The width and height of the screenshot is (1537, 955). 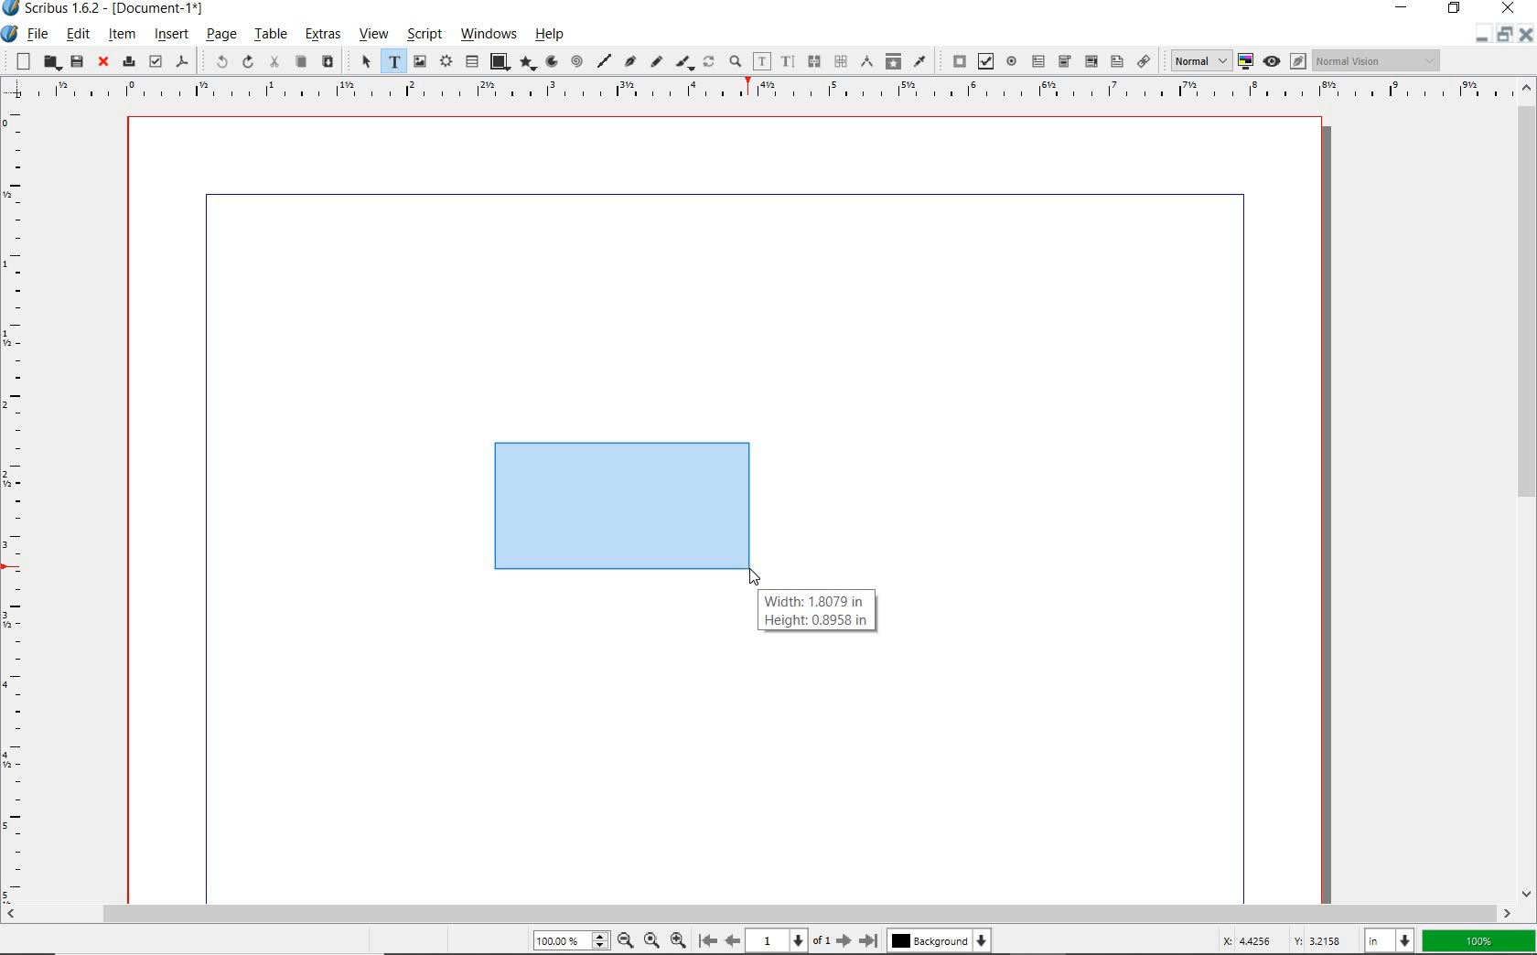 I want to click on cut, so click(x=274, y=61).